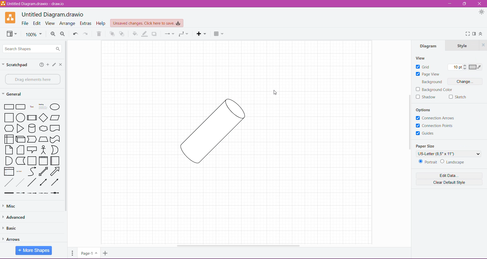 Image resolution: width=487 pixels, height=259 pixels. What do you see at coordinates (426, 98) in the screenshot?
I see `Shadow` at bounding box center [426, 98].